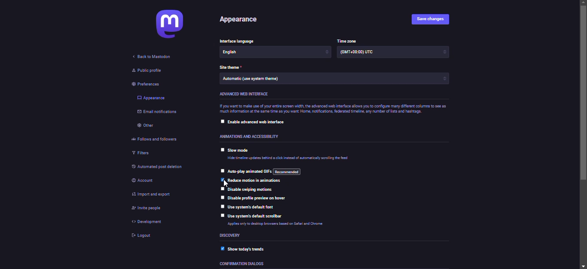  What do you see at coordinates (241, 20) in the screenshot?
I see `appearance` at bounding box center [241, 20].